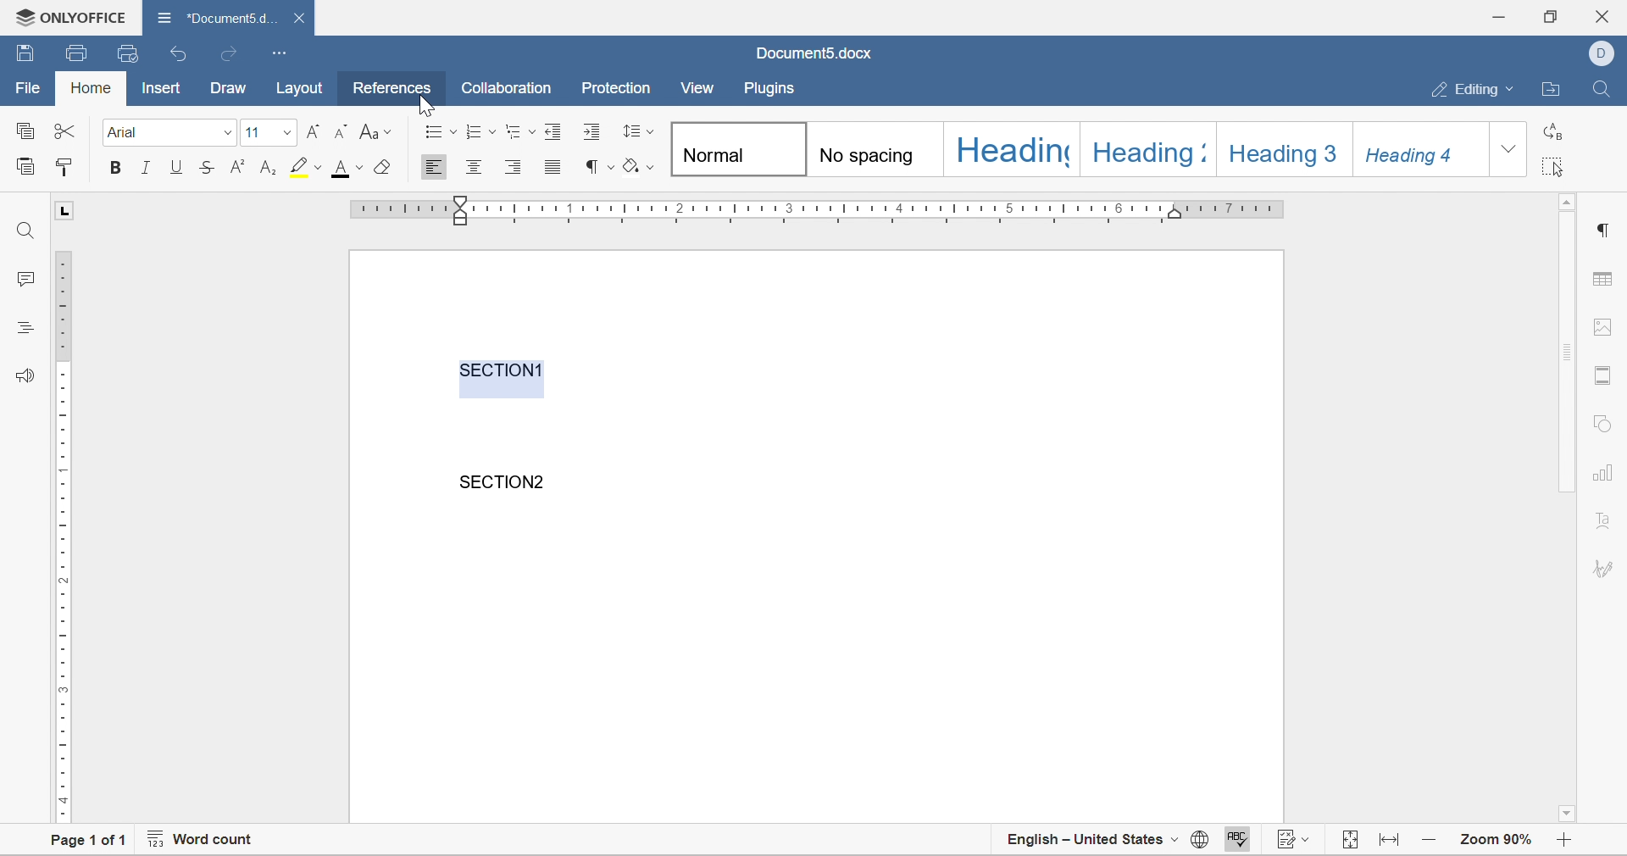 Image resolution: width=1627 pixels, height=856 pixels. Describe the element at coordinates (1508, 149) in the screenshot. I see `drop down` at that location.